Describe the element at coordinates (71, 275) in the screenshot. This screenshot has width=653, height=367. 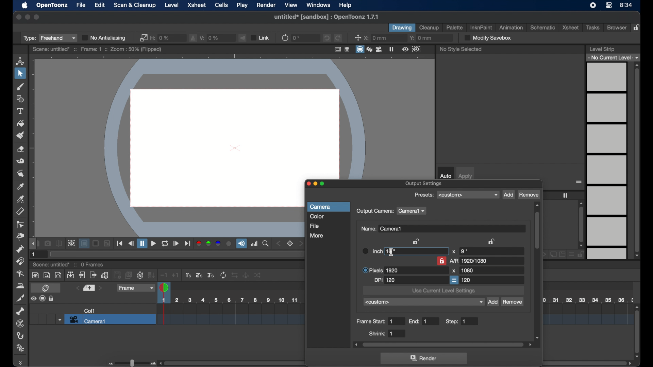
I see `` at that location.